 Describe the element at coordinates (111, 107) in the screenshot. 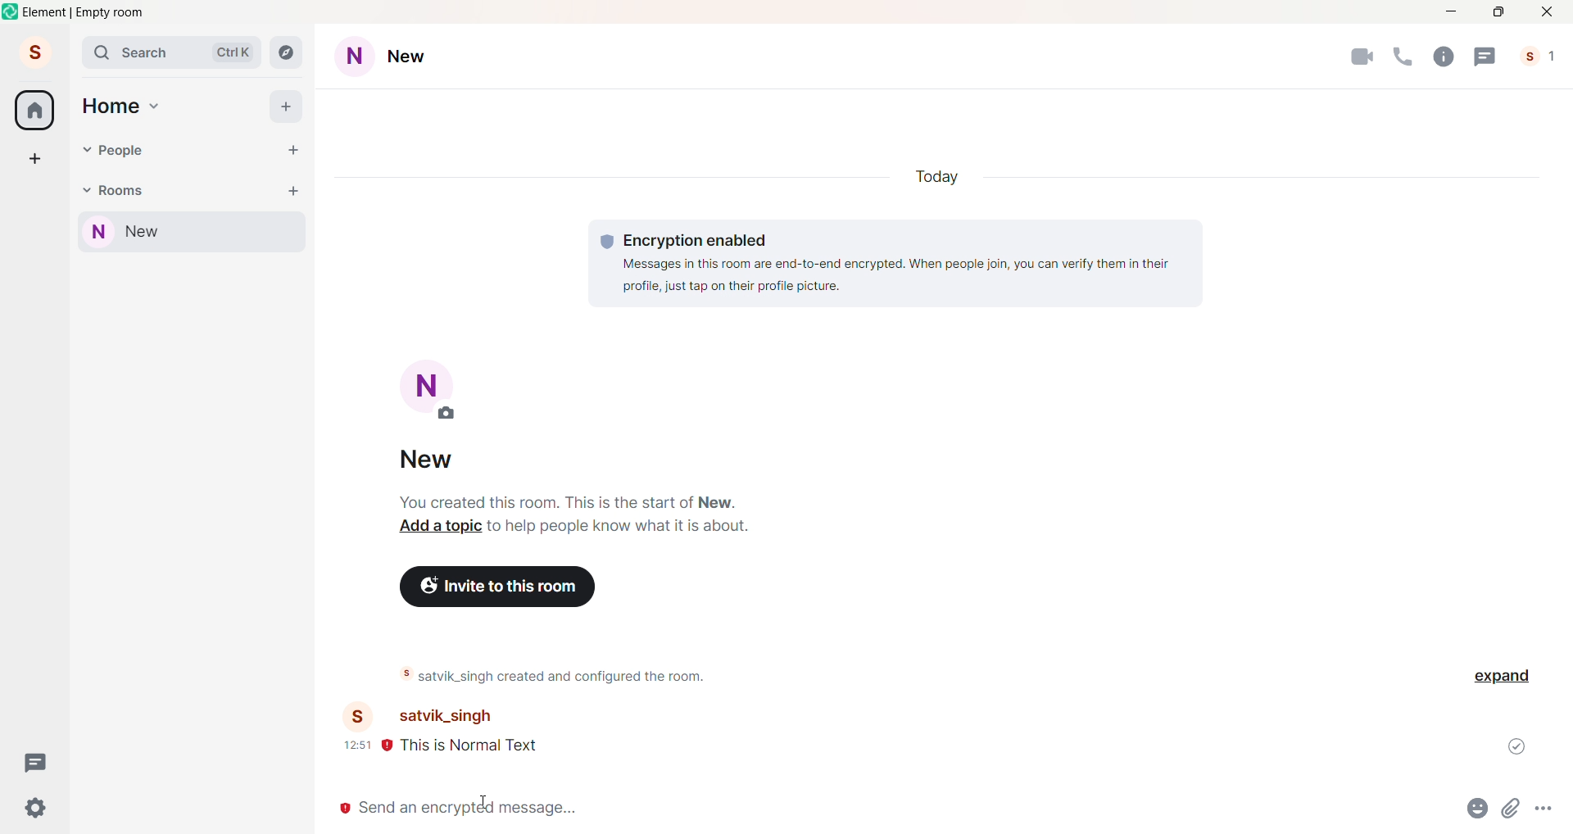

I see `Home` at that location.